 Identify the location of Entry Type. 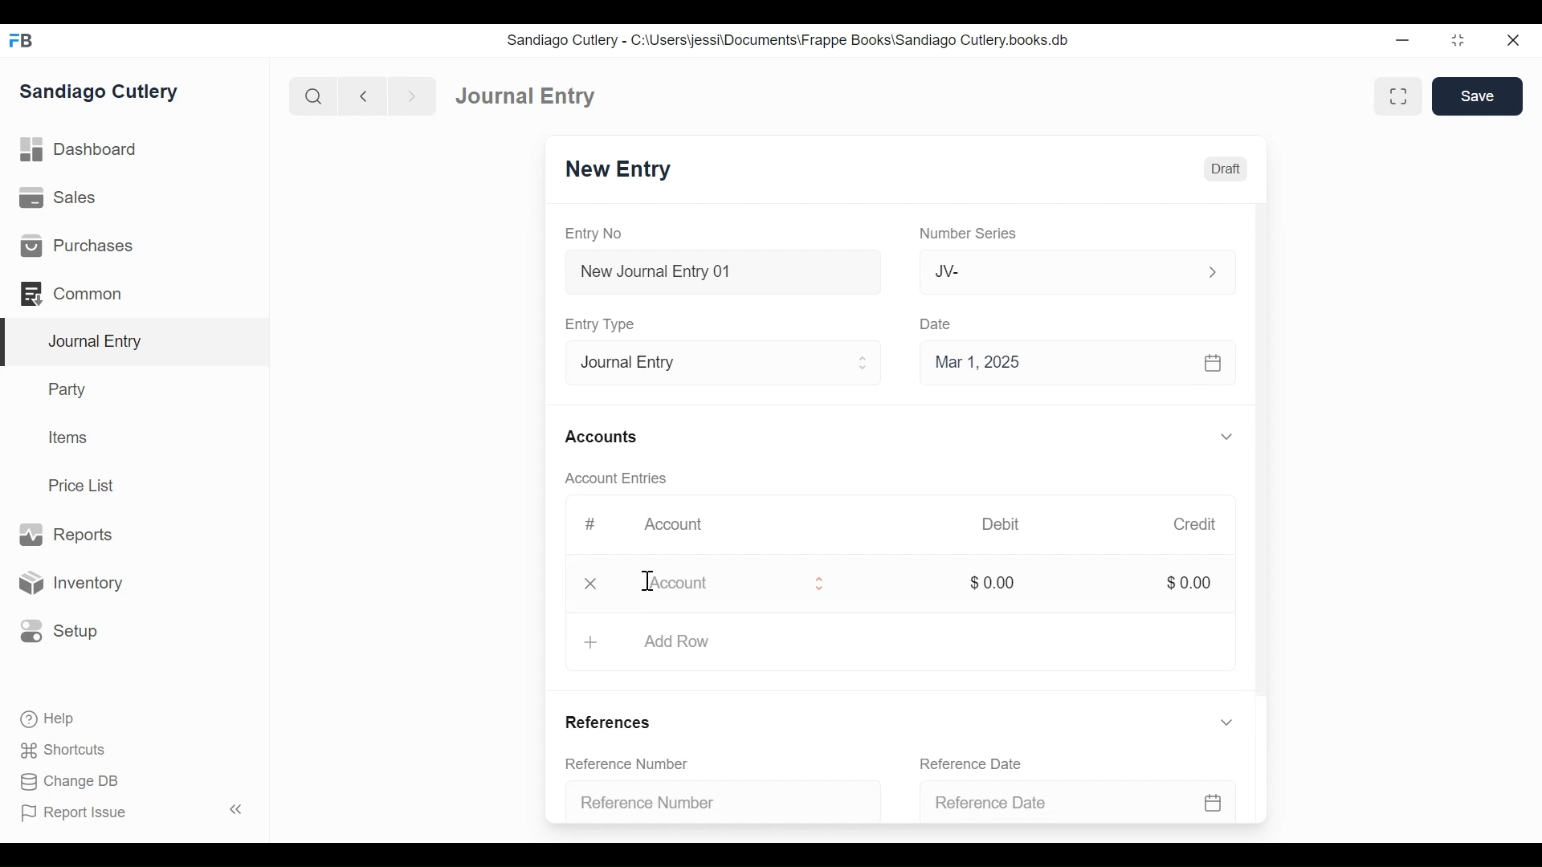
(718, 360).